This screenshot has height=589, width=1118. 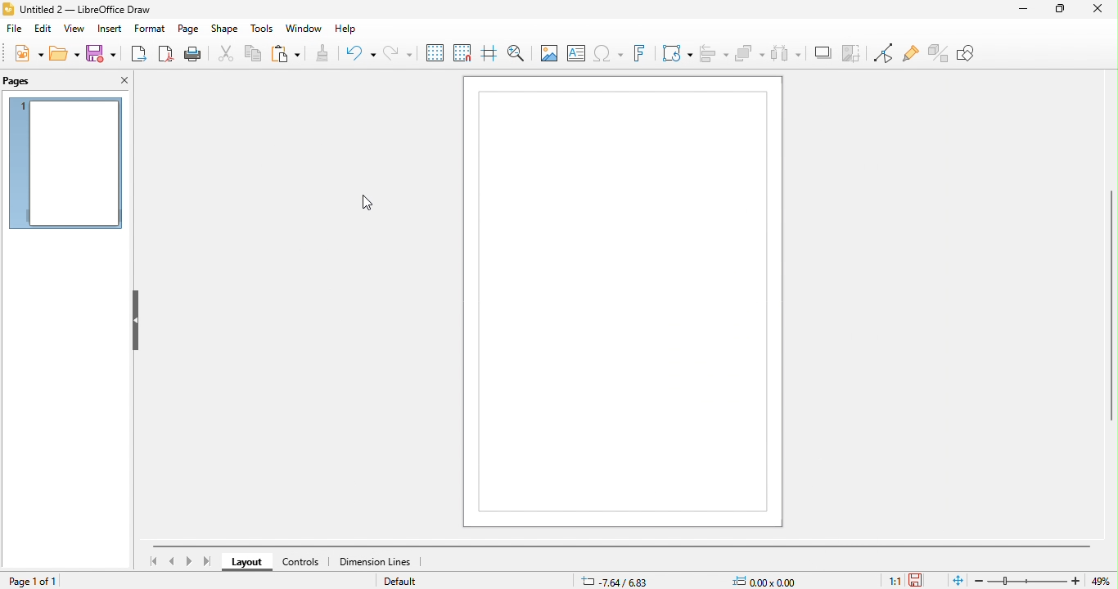 What do you see at coordinates (487, 53) in the screenshot?
I see `helplines while moving` at bounding box center [487, 53].